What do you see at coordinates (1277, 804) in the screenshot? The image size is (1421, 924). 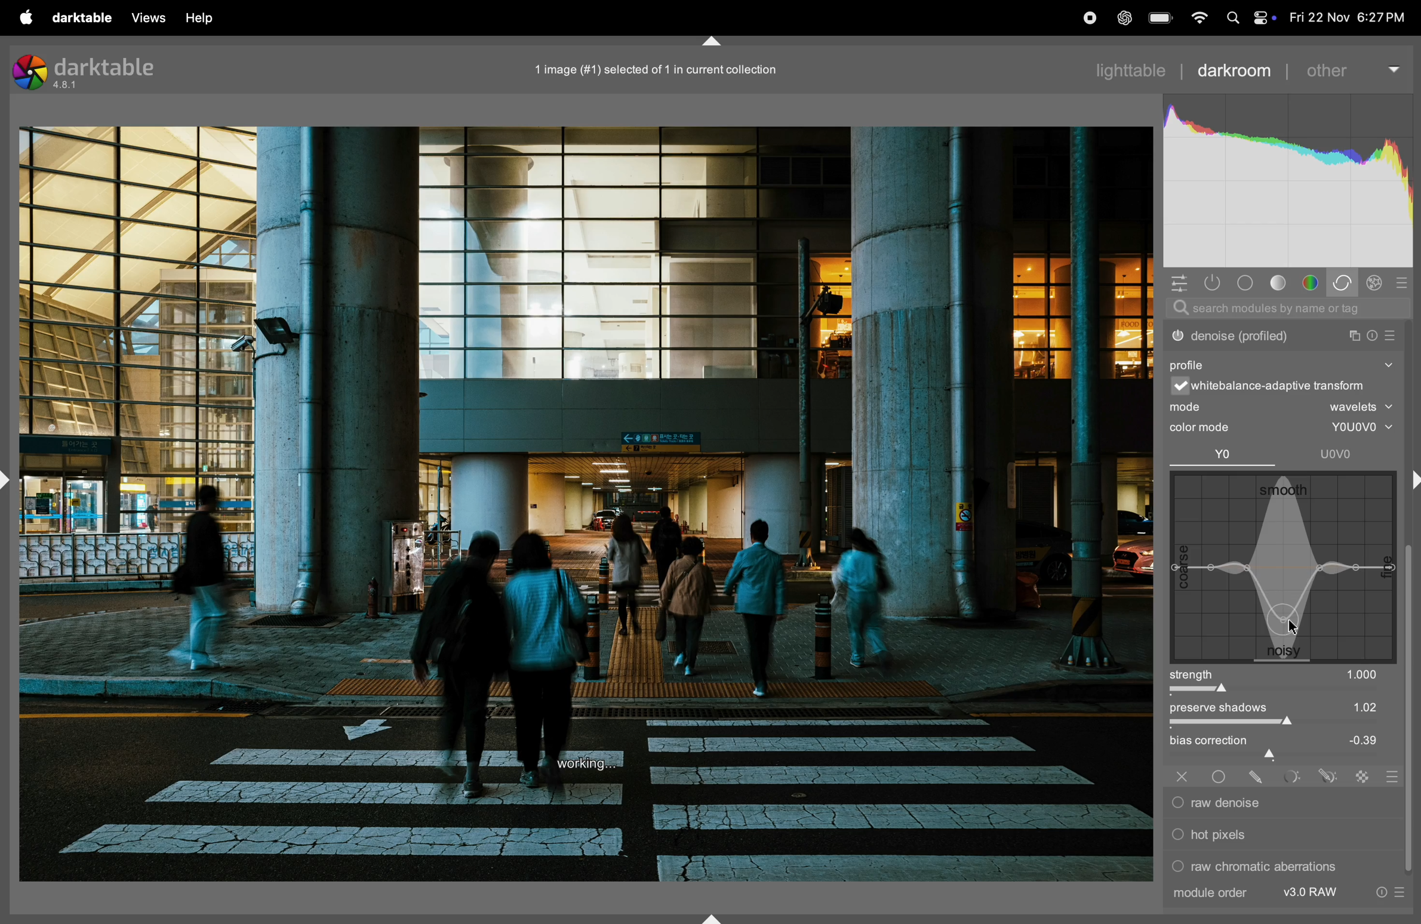 I see `raw denoise` at bounding box center [1277, 804].